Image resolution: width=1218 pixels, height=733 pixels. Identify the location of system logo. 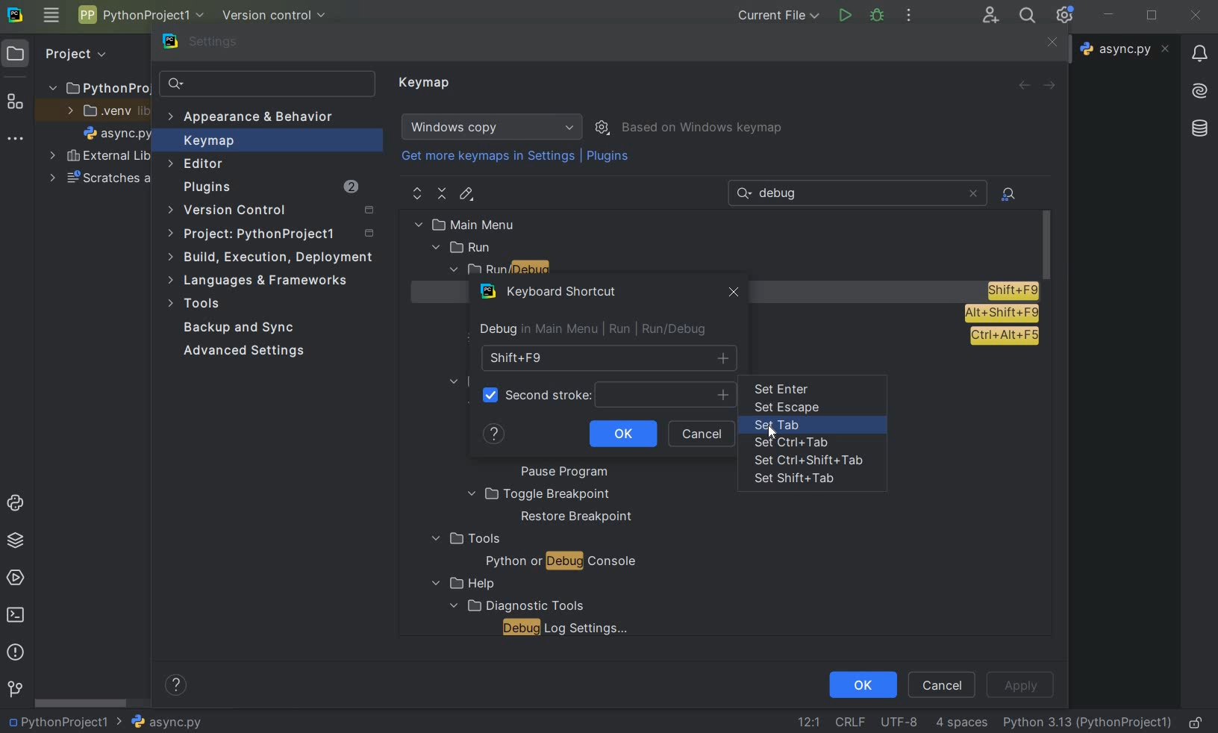
(14, 13).